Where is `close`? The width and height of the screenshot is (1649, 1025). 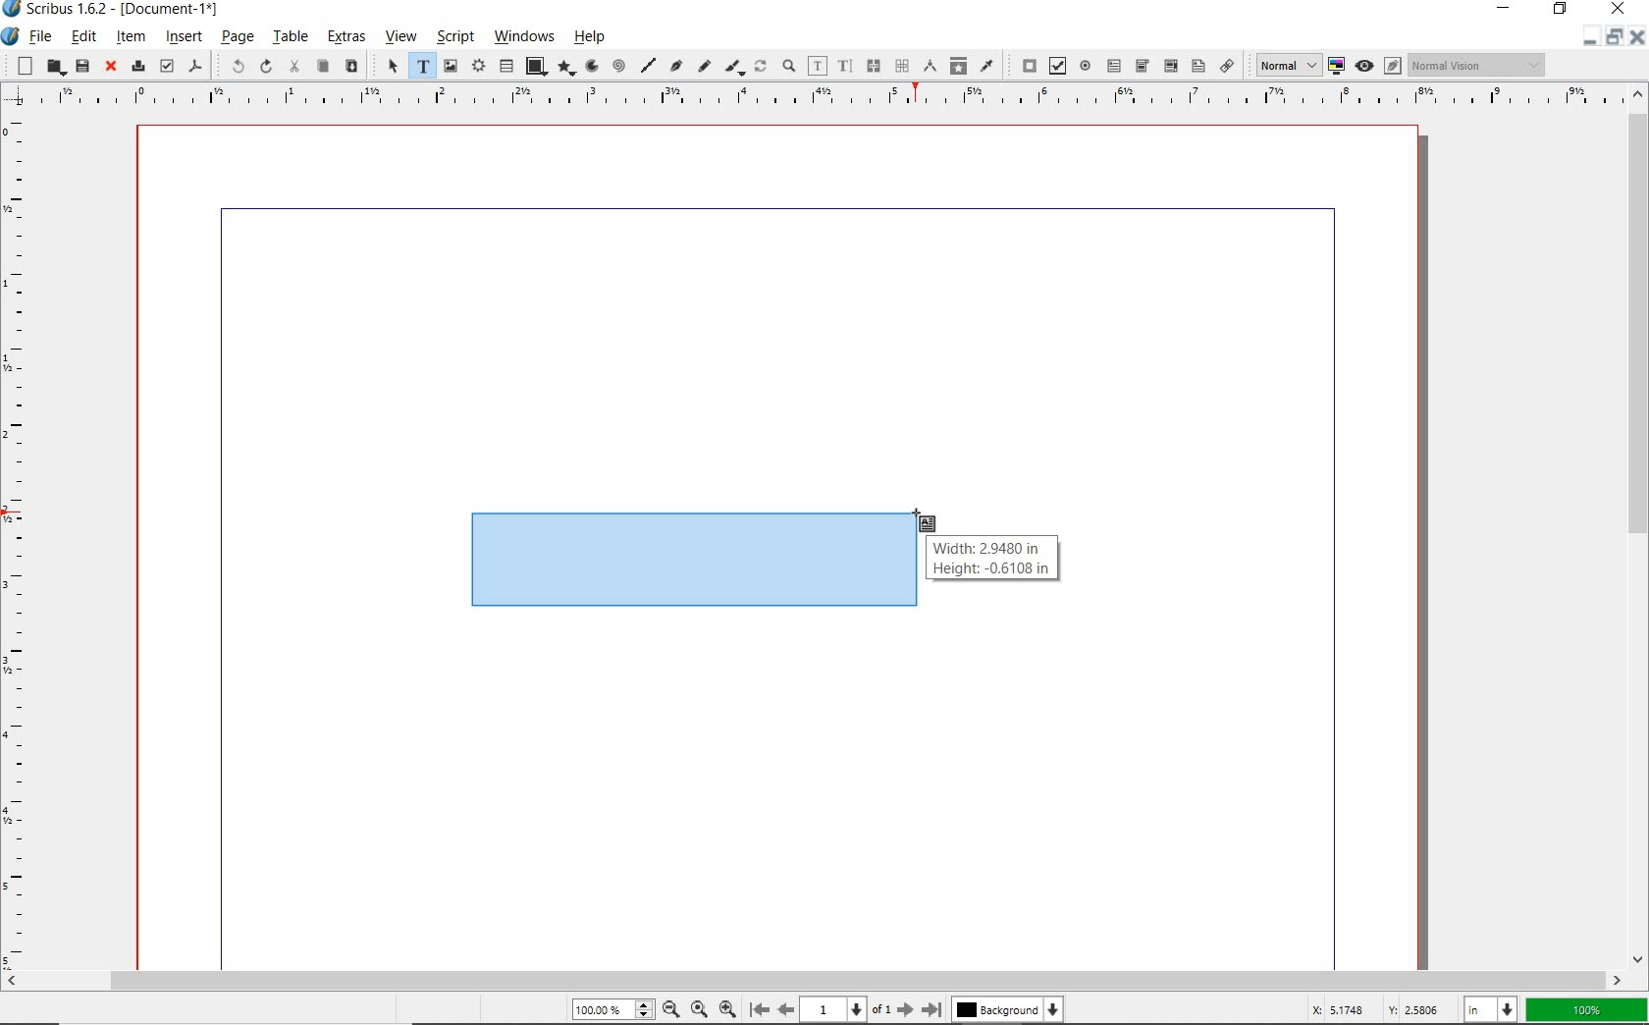
close is located at coordinates (108, 67).